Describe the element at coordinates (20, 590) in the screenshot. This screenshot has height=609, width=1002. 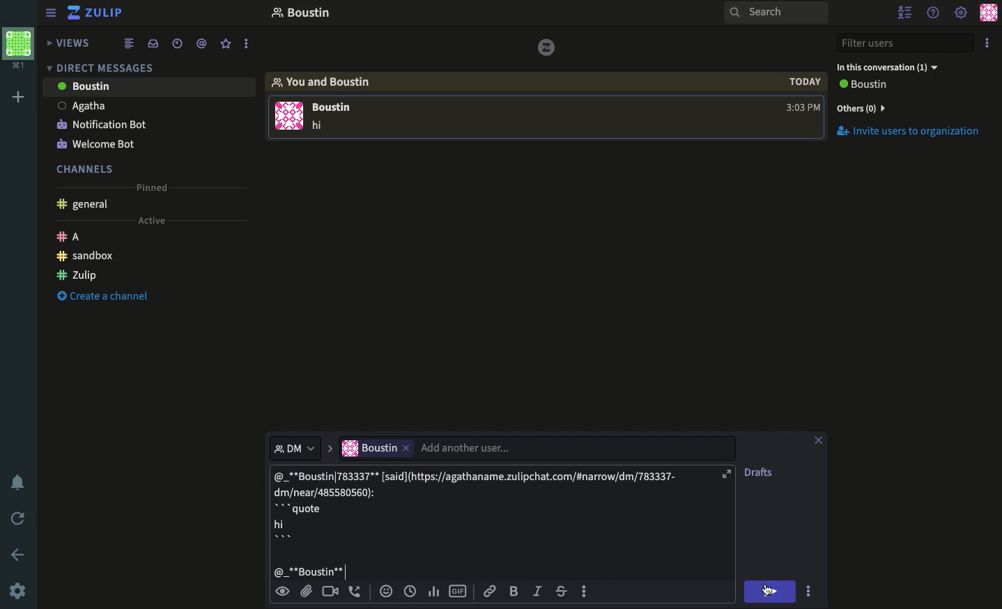
I see `Settings` at that location.